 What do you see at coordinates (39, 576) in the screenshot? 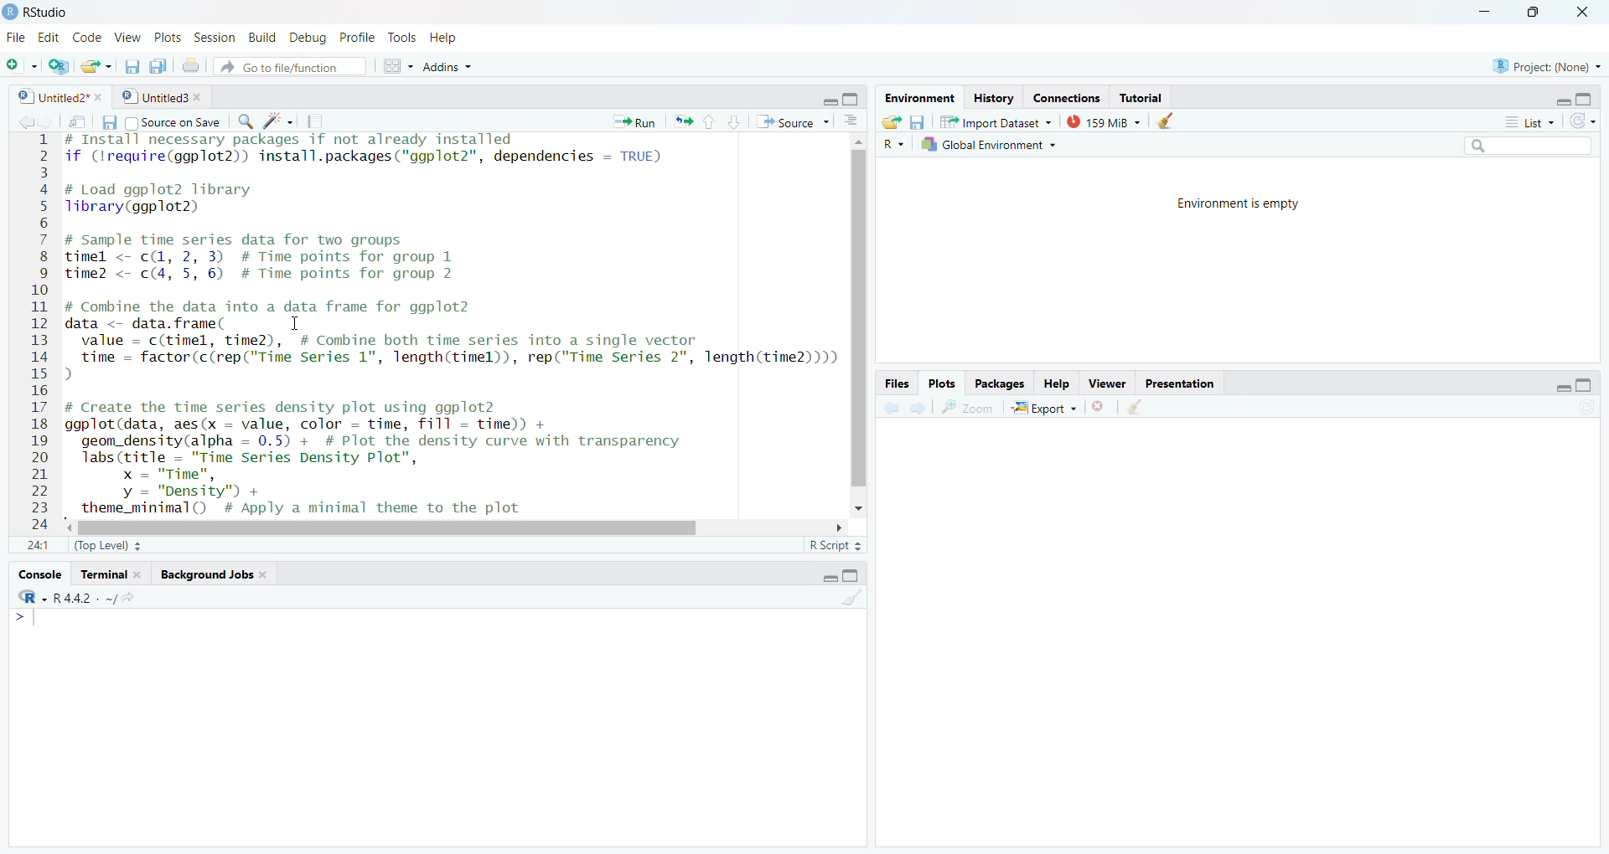
I see `Console` at bounding box center [39, 576].